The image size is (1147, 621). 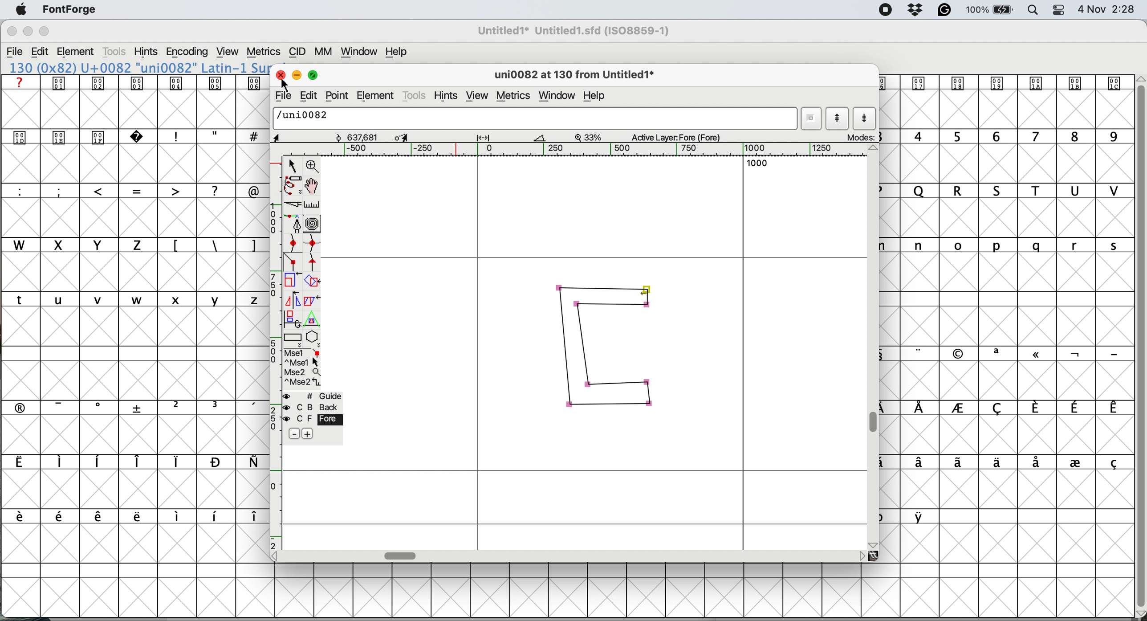 I want to click on current word list, so click(x=810, y=118).